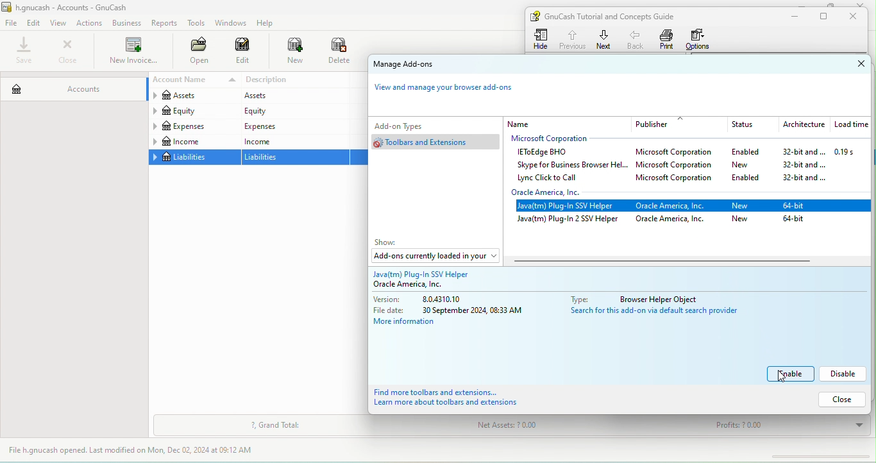 This screenshot has height=463, width=876. What do you see at coordinates (779, 378) in the screenshot?
I see `cursor movement` at bounding box center [779, 378].